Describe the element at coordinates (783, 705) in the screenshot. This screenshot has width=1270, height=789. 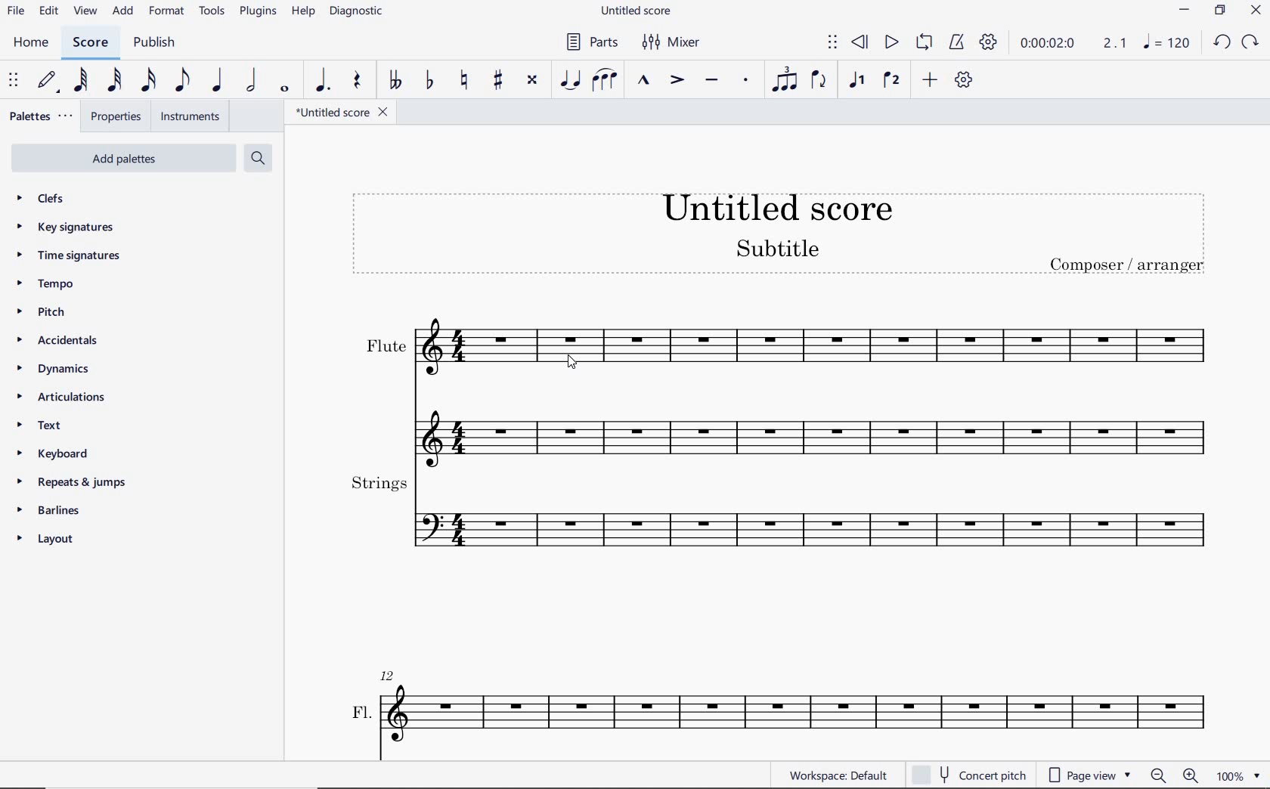
I see `fl.` at that location.